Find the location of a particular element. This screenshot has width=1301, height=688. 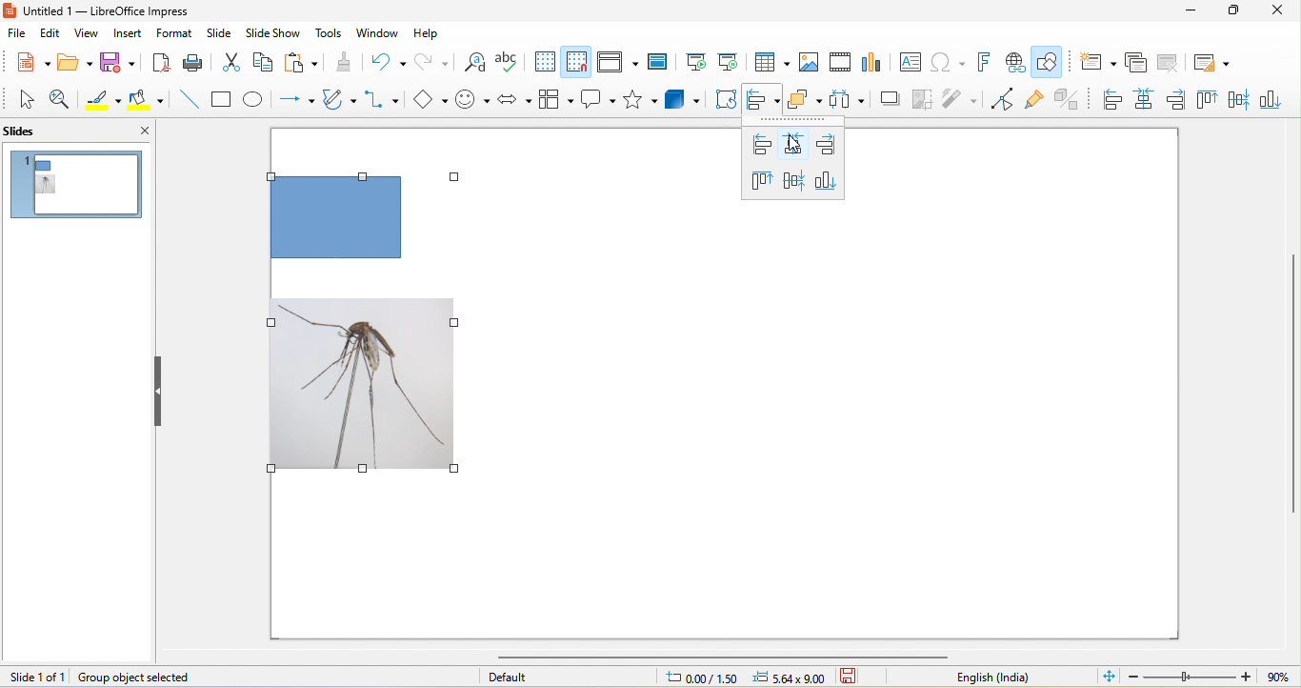

close is located at coordinates (1272, 12).